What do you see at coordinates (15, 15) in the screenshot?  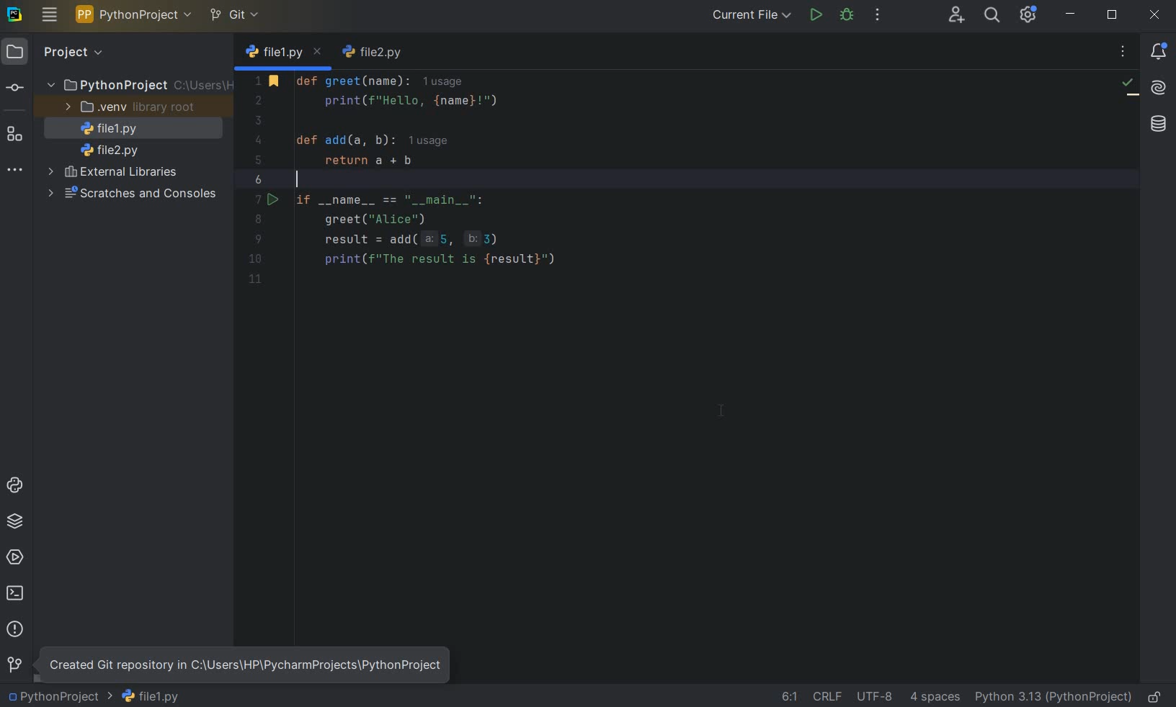 I see `system logo` at bounding box center [15, 15].